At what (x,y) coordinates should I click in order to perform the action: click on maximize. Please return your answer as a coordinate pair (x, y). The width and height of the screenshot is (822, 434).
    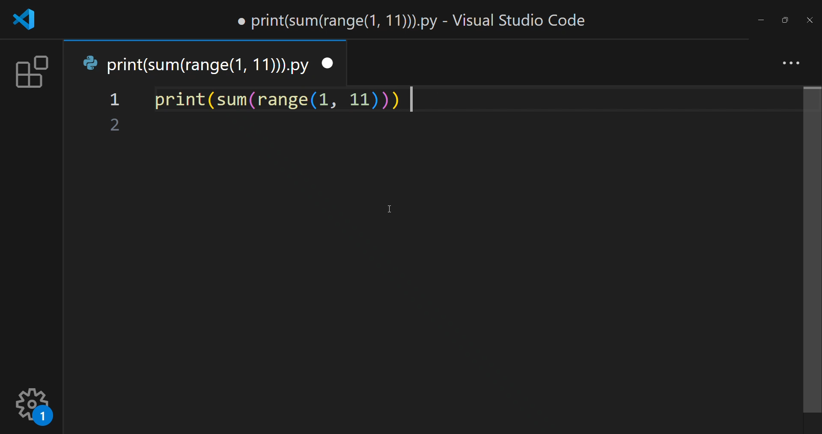
    Looking at the image, I should click on (783, 18).